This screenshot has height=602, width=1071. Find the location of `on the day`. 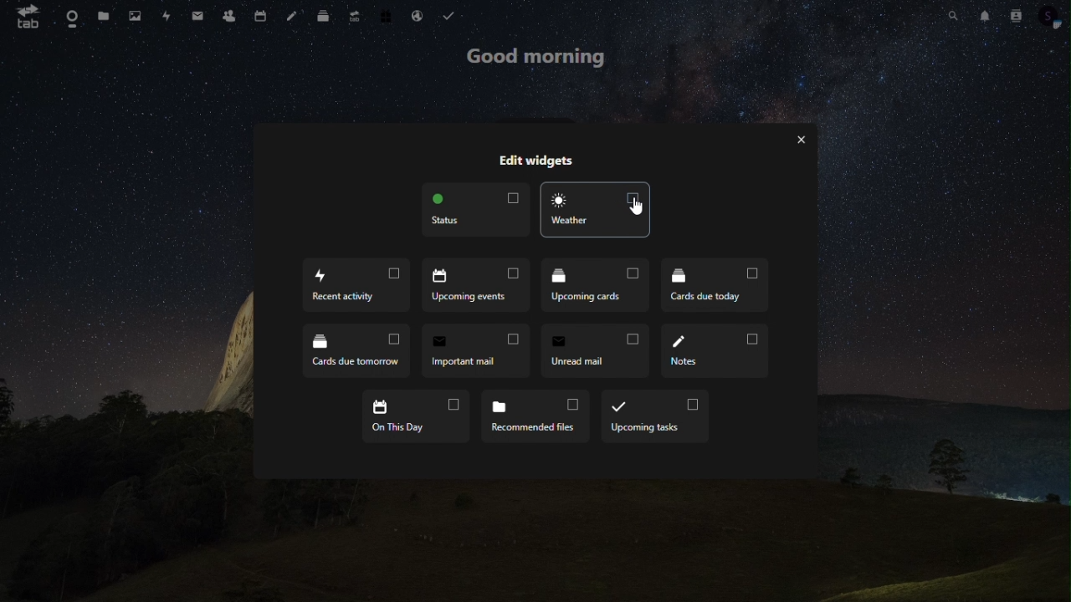

on the day is located at coordinates (415, 415).